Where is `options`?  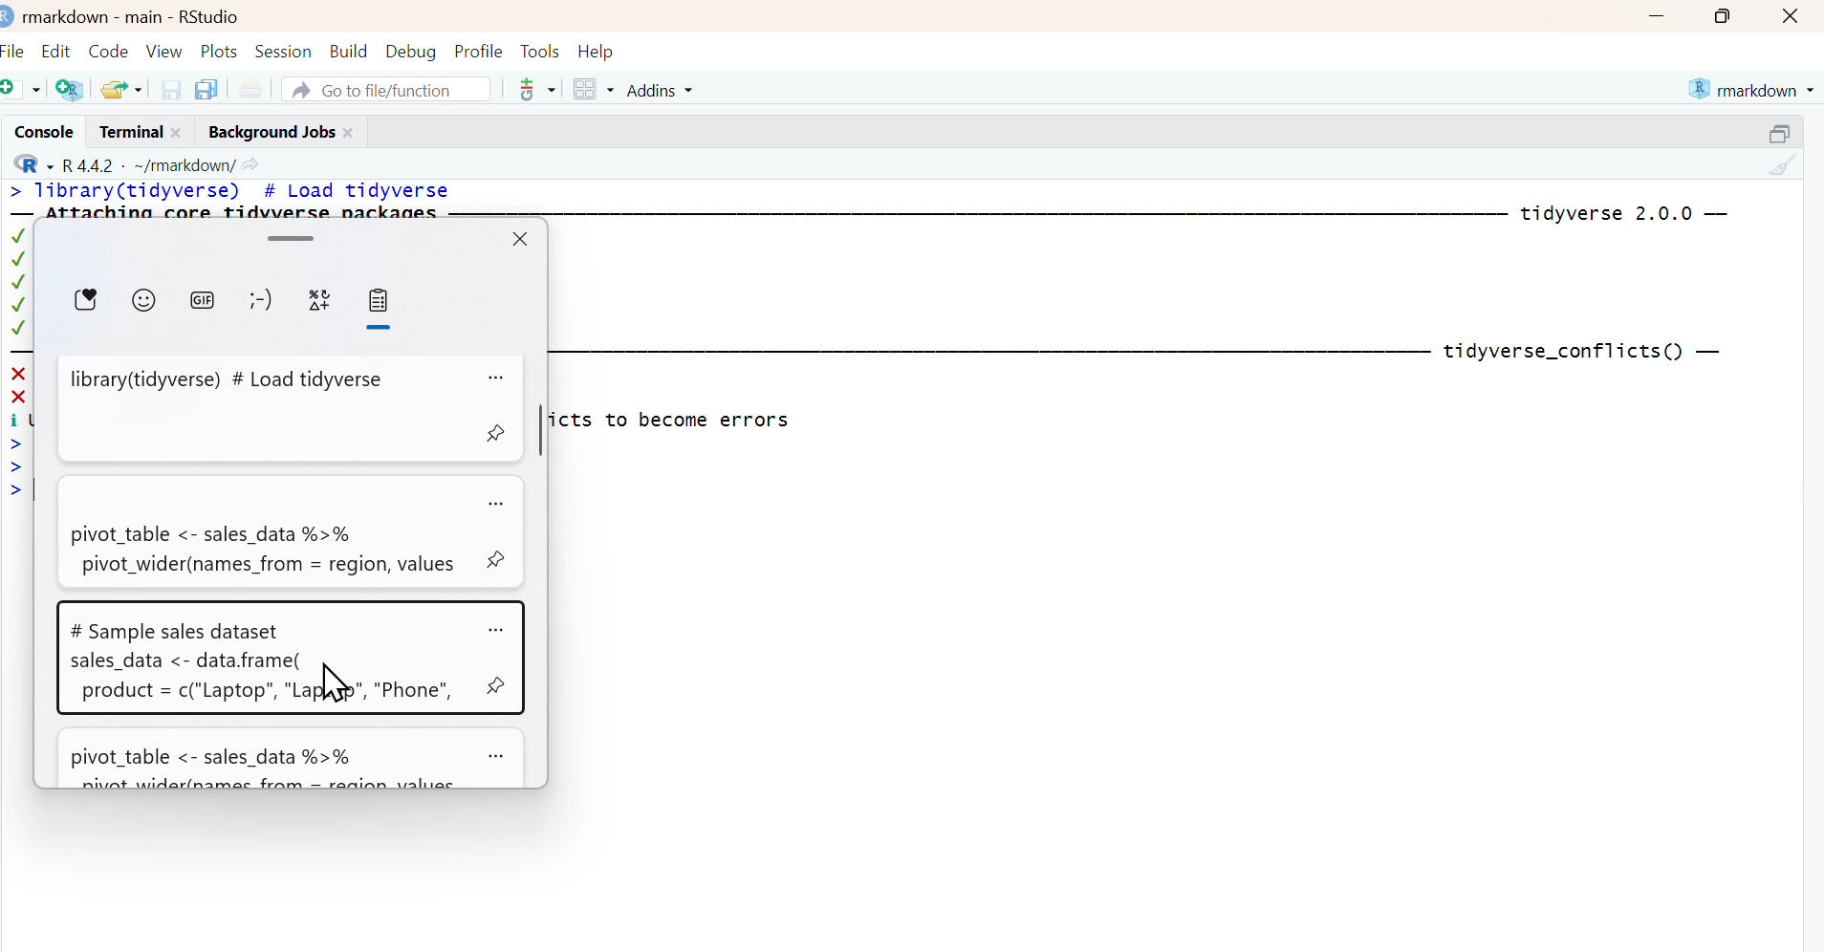
options is located at coordinates (497, 629).